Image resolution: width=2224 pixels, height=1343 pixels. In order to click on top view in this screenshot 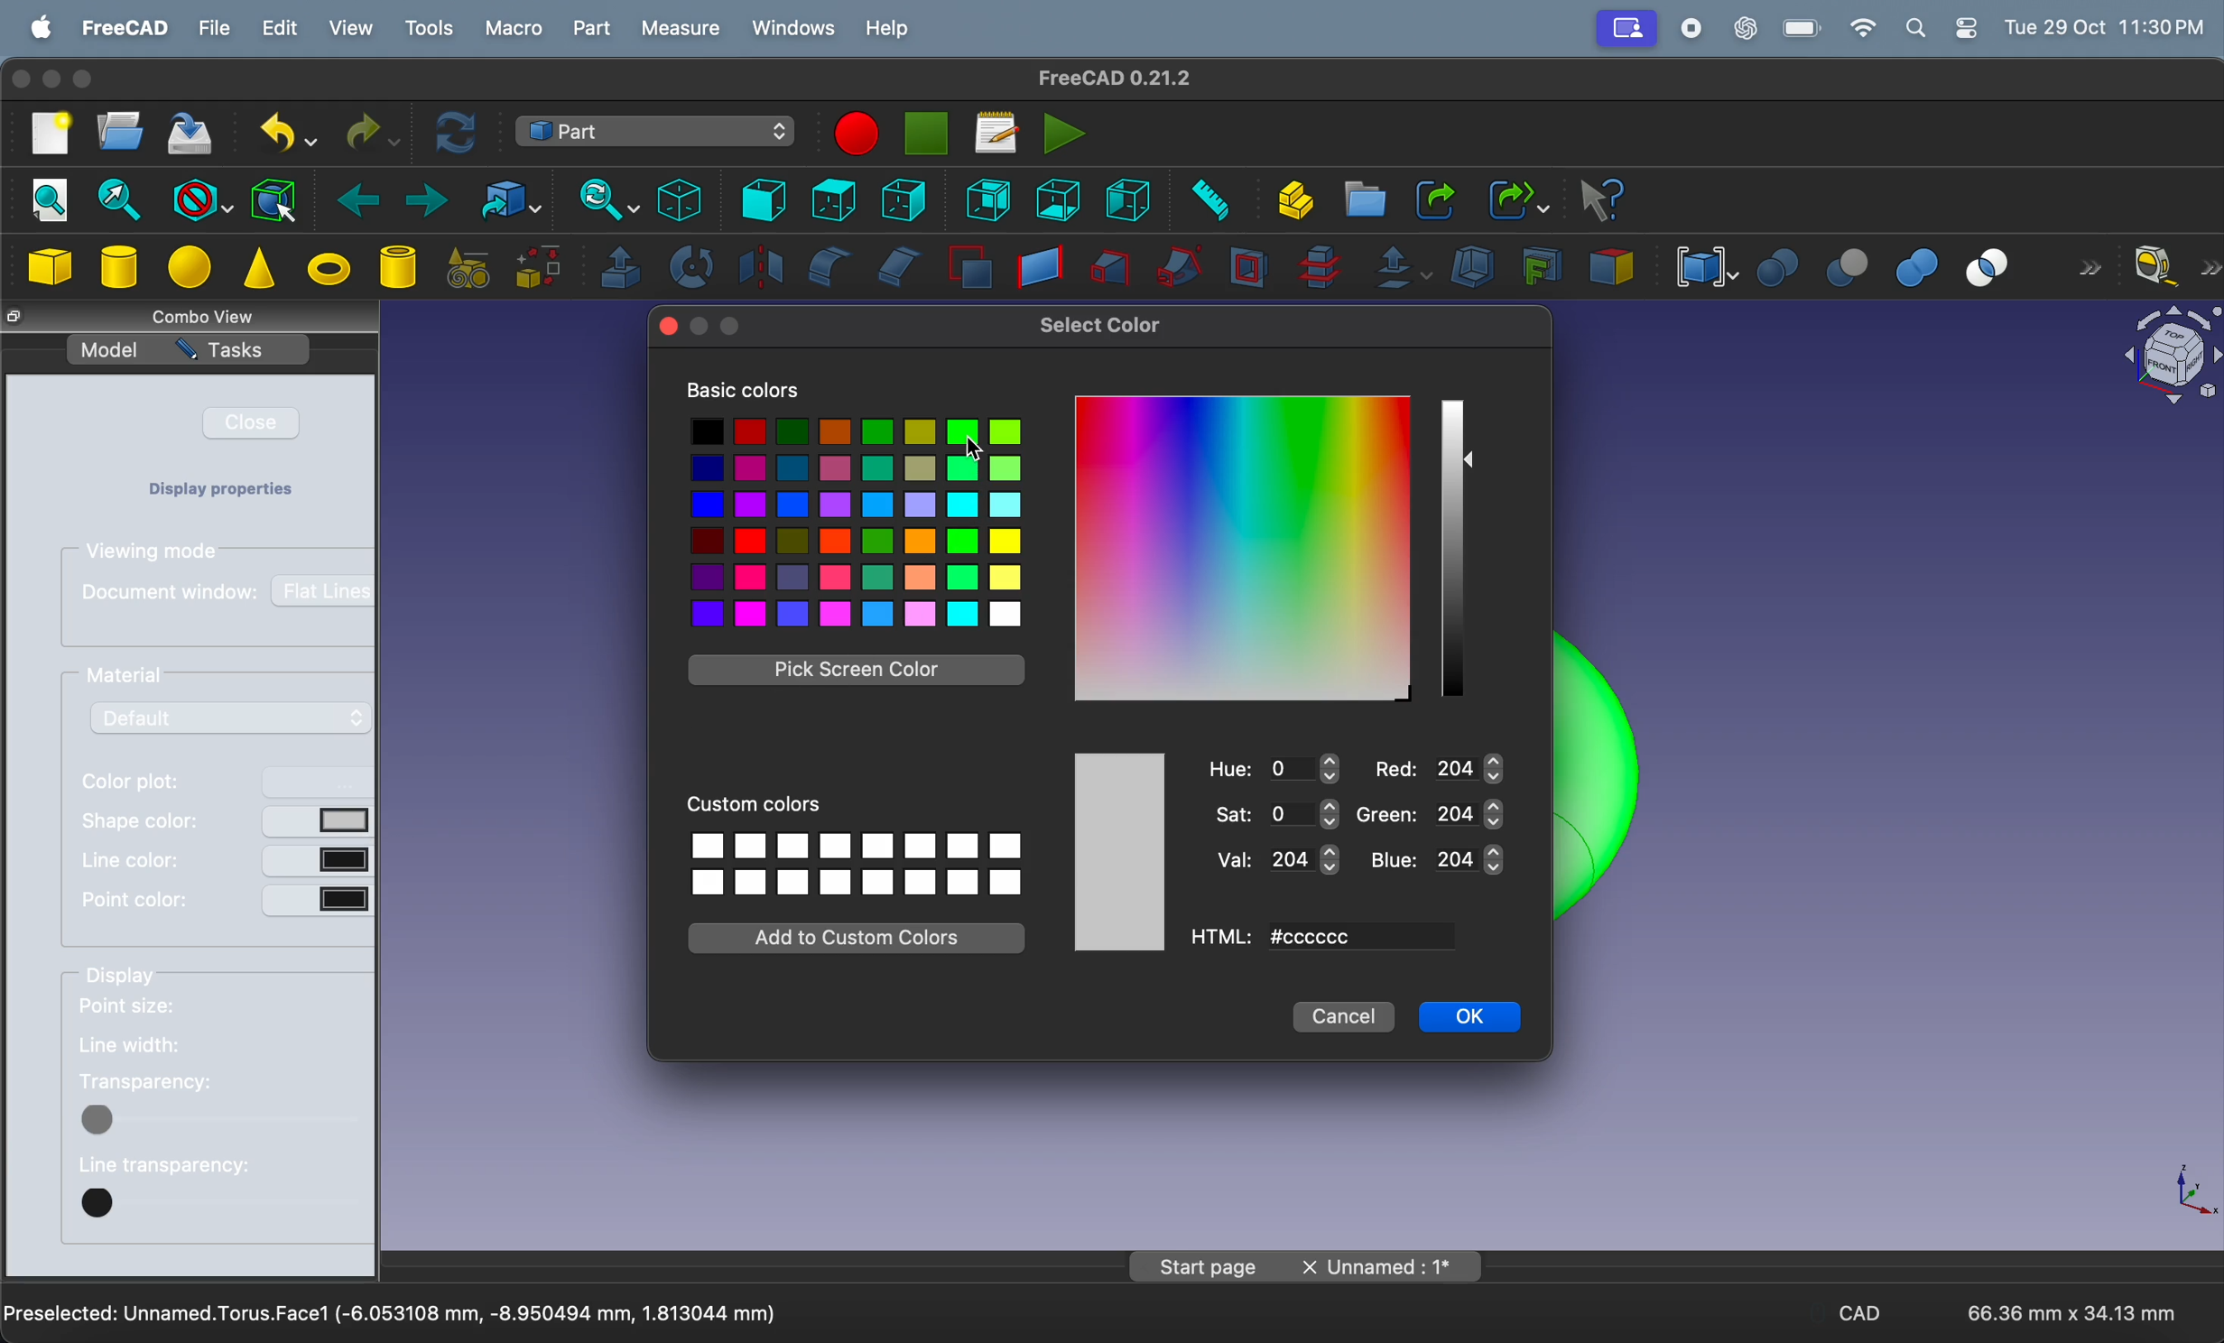, I will do `click(835, 199)`.